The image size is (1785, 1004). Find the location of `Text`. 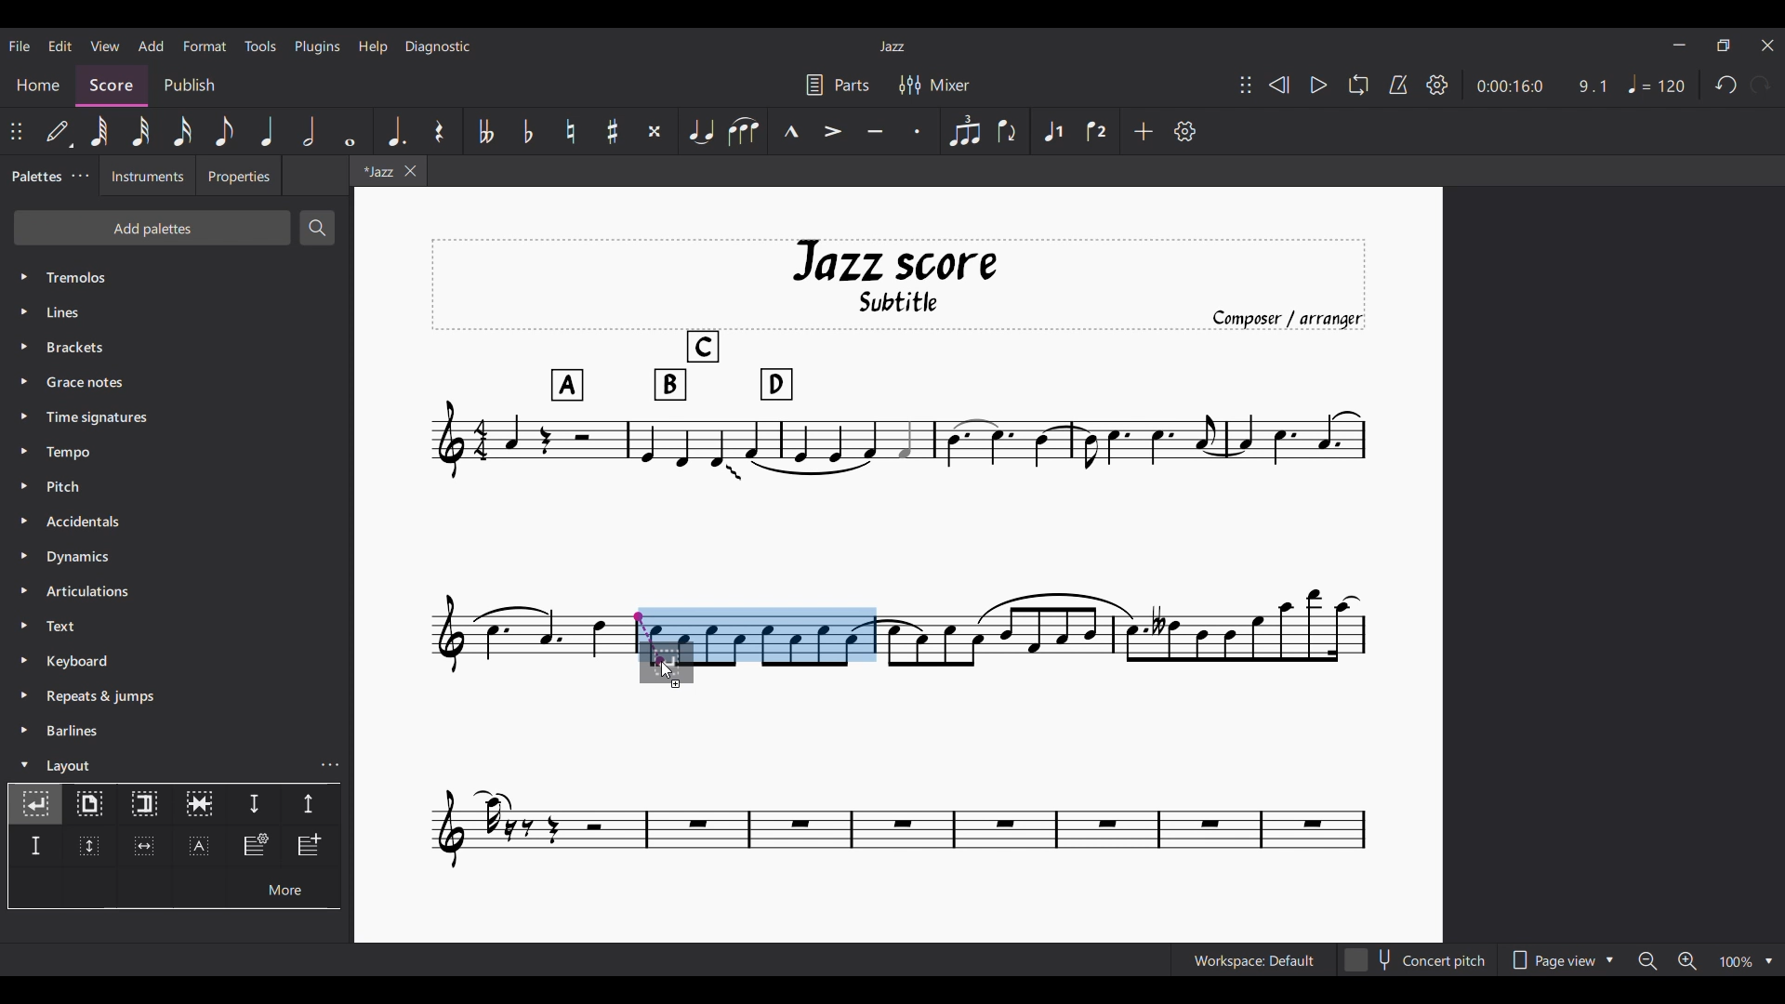

Text is located at coordinates (177, 626).